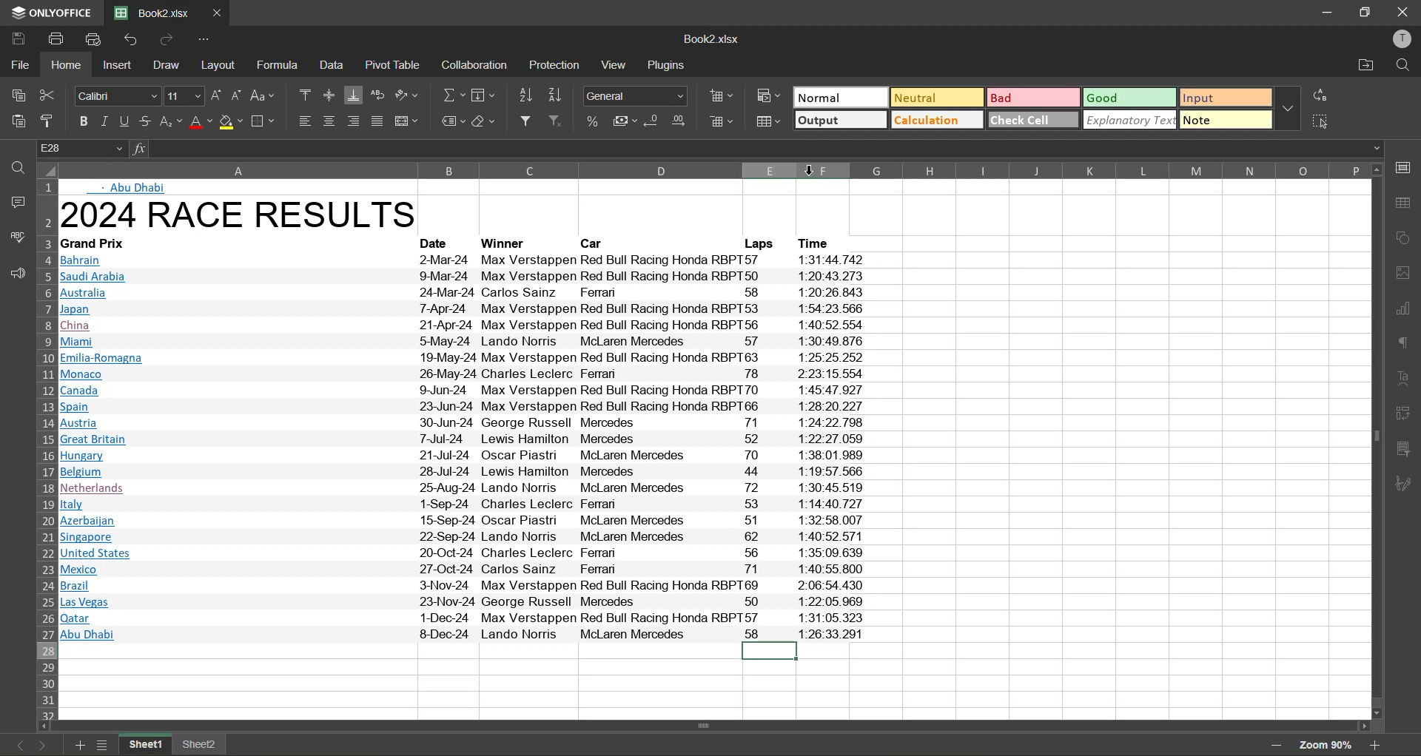 The image size is (1421, 756). I want to click on underline, so click(127, 121).